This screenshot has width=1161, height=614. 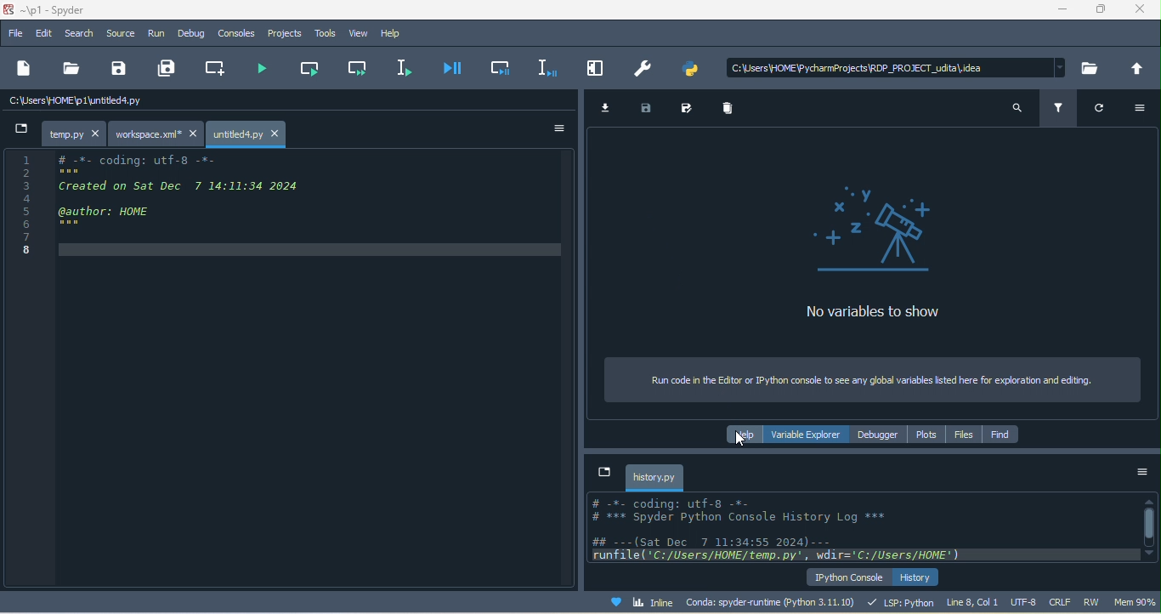 What do you see at coordinates (741, 440) in the screenshot?
I see `cursor` at bounding box center [741, 440].